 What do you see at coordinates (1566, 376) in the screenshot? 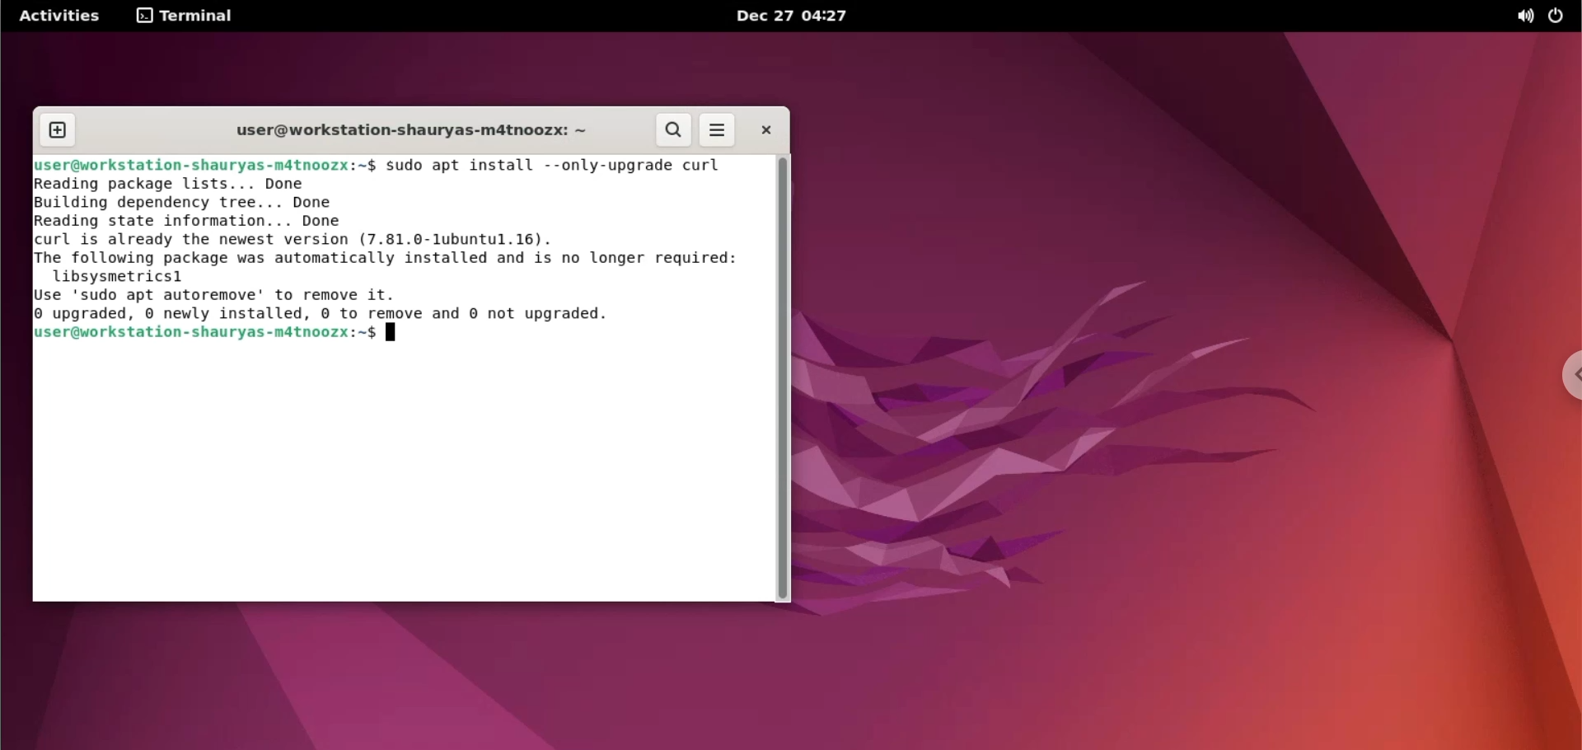
I see `chrome options` at bounding box center [1566, 376].